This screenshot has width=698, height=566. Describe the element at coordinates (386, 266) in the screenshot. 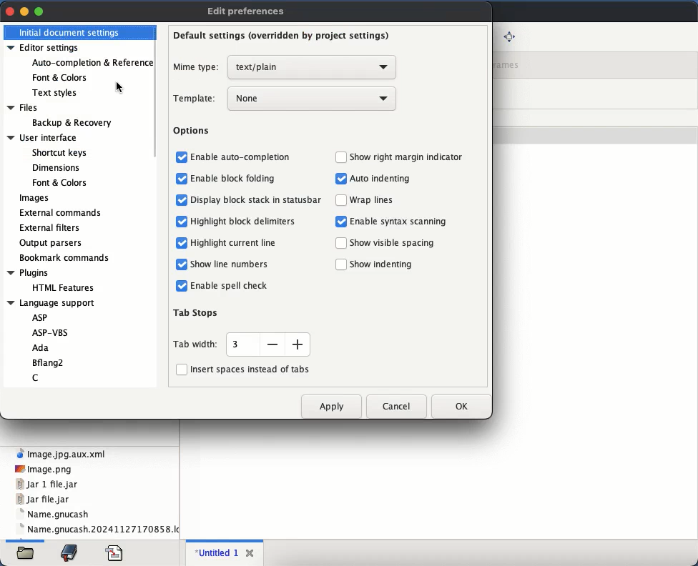

I see `Show indenting` at that location.